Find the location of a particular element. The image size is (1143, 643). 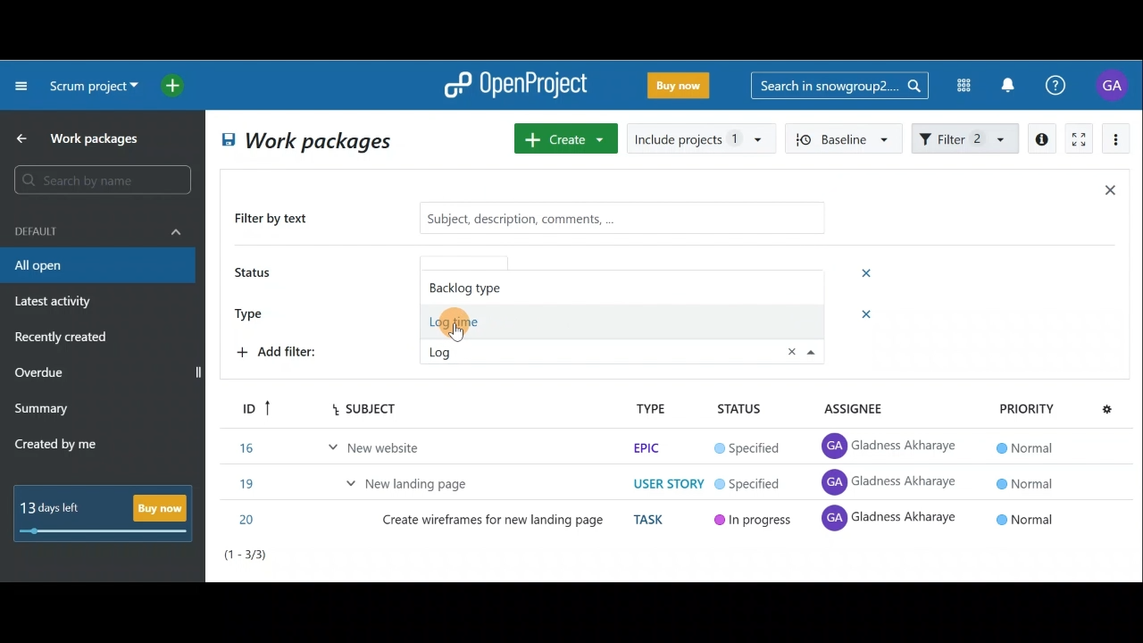

normal is located at coordinates (1023, 482).